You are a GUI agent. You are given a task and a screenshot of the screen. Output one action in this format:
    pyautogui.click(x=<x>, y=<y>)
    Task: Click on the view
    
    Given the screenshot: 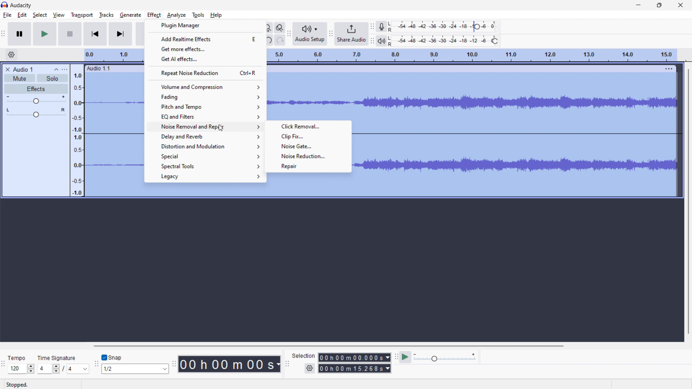 What is the action you would take?
    pyautogui.click(x=58, y=14)
    